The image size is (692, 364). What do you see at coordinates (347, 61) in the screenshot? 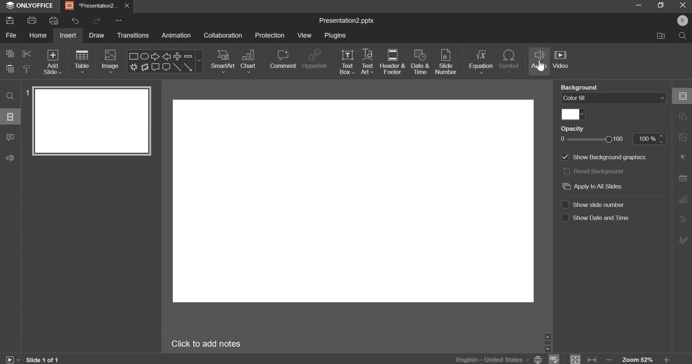
I see `text box` at bounding box center [347, 61].